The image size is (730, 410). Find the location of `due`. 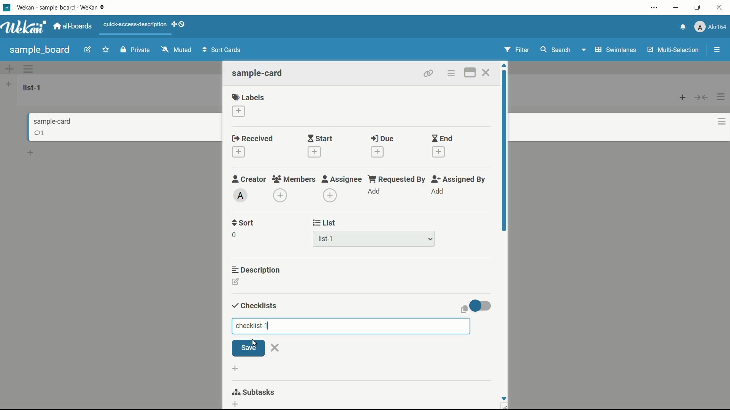

due is located at coordinates (382, 139).